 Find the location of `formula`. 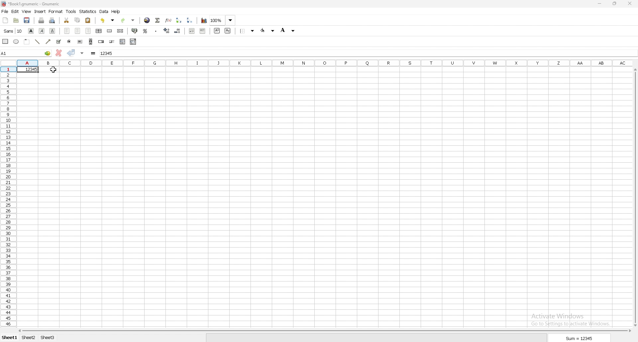

formula is located at coordinates (93, 53).